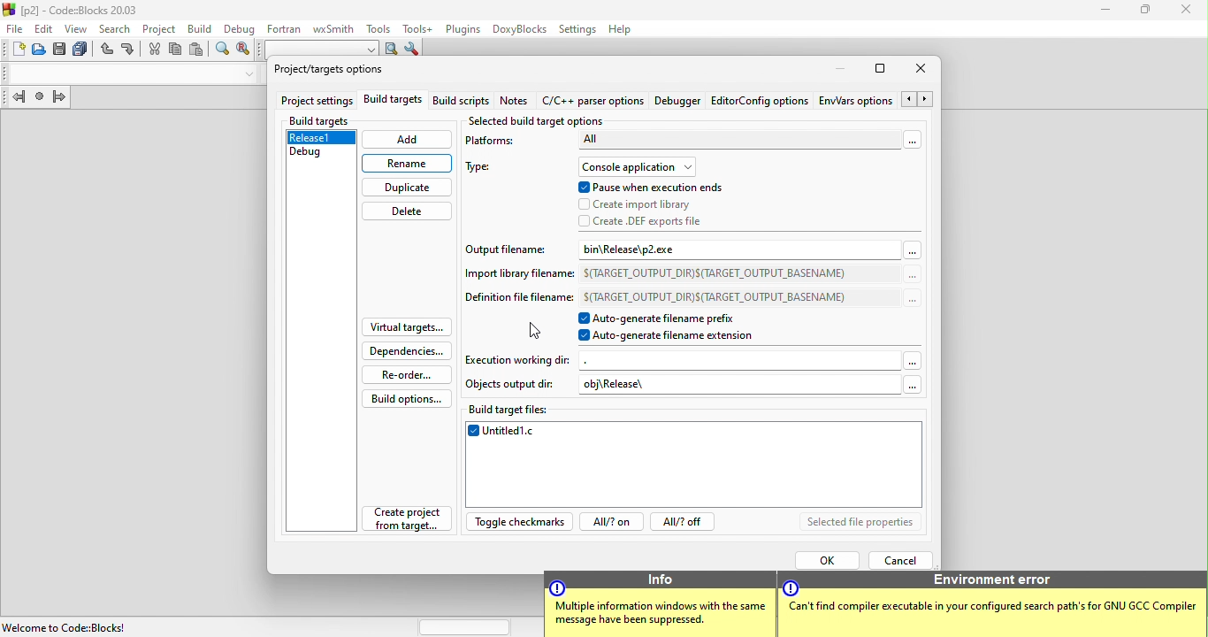 The height and width of the screenshot is (637, 1208). What do you see at coordinates (625, 29) in the screenshot?
I see `help` at bounding box center [625, 29].